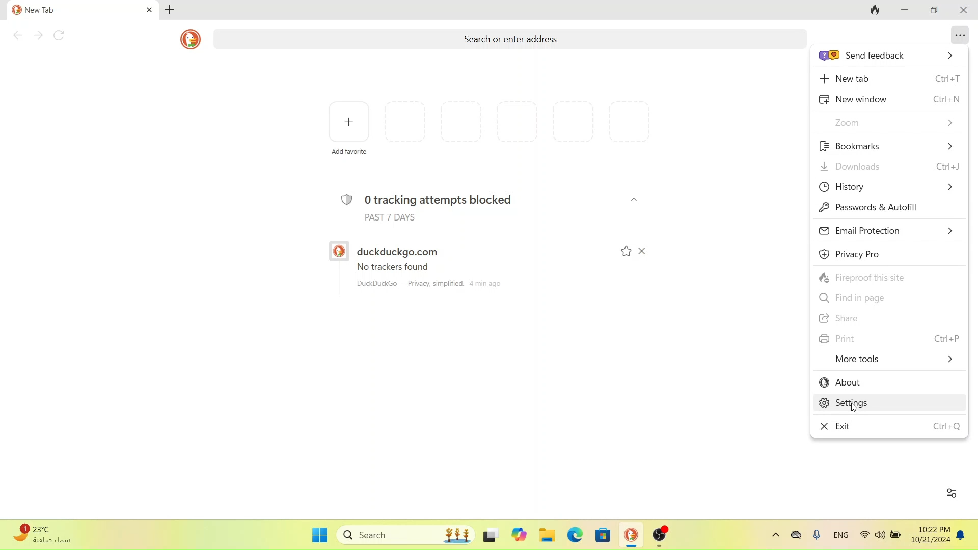 The height and width of the screenshot is (550, 978). I want to click on english, so click(843, 539).